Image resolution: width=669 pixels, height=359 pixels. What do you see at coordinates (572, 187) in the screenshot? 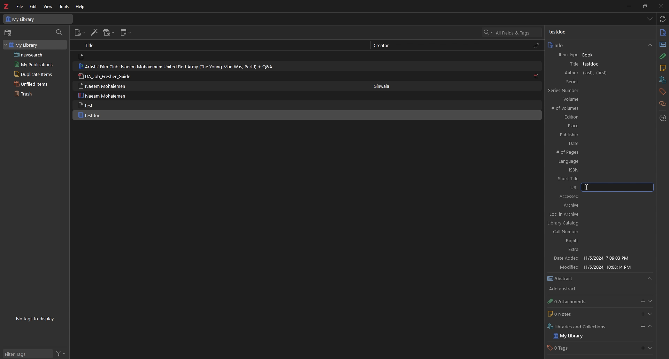
I see `URL` at bounding box center [572, 187].